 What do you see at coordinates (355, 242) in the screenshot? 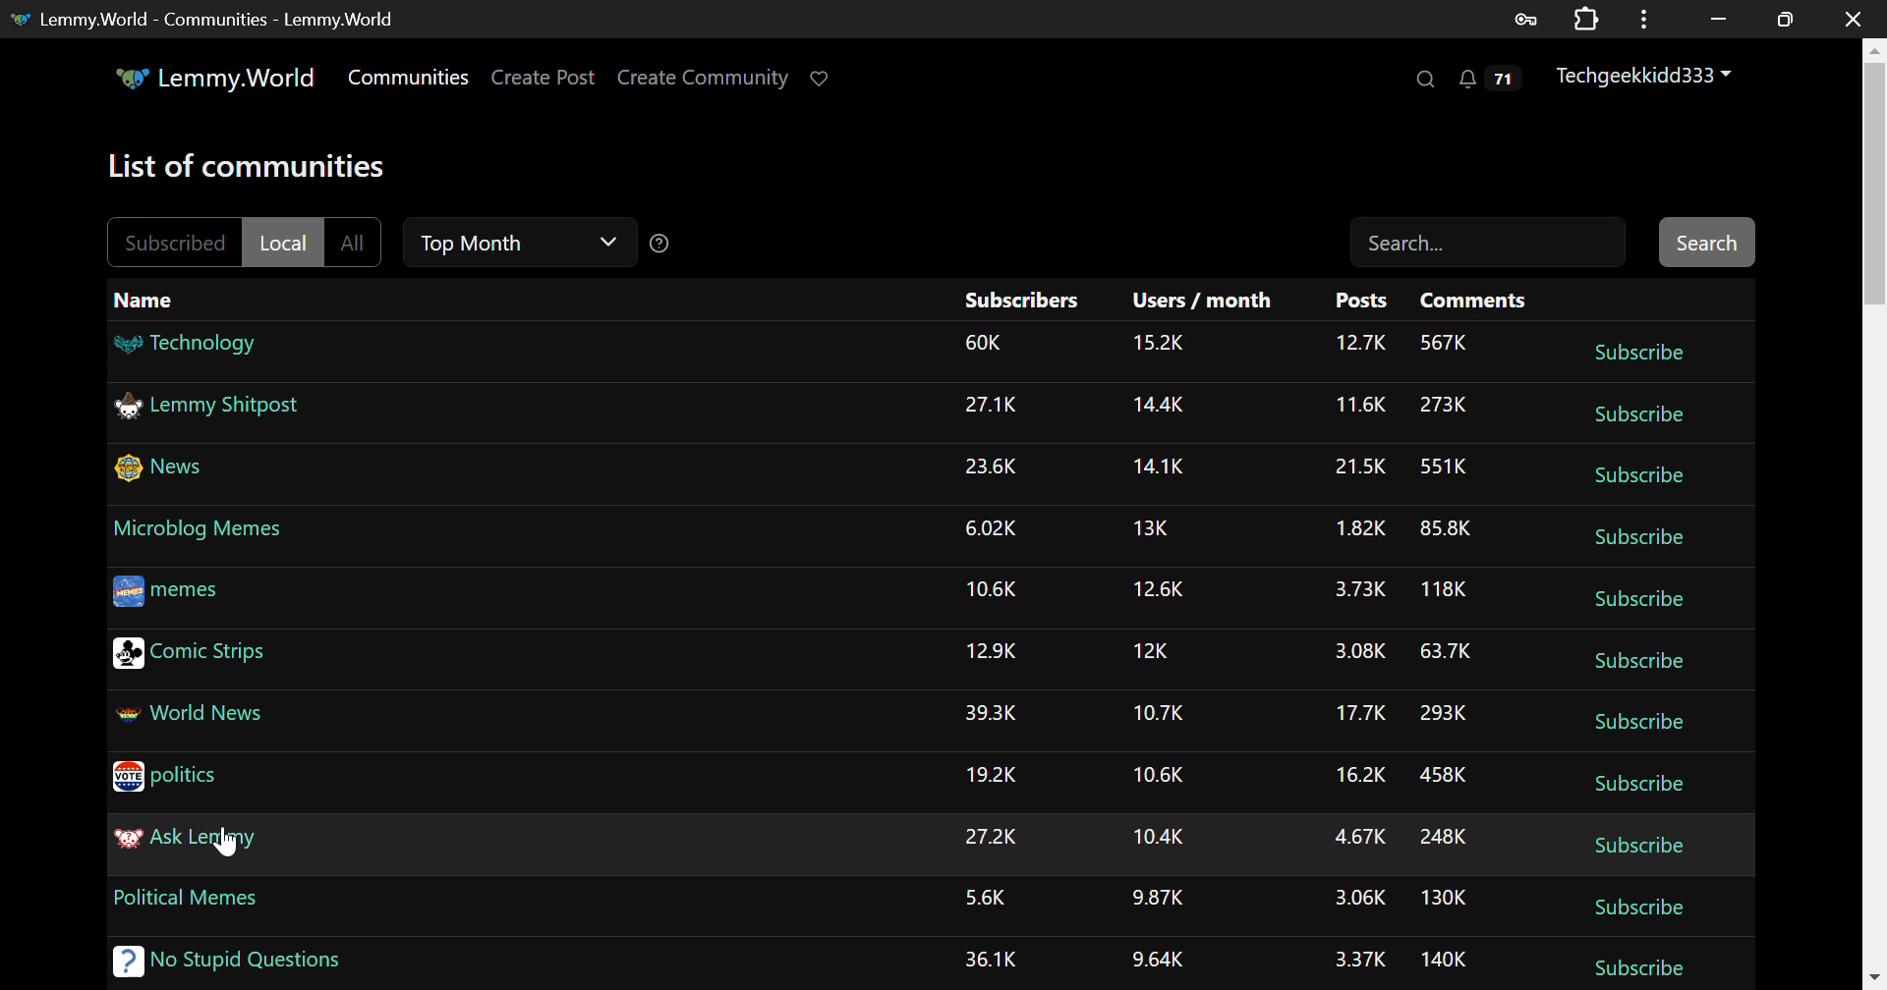
I see `All Filter Unselected` at bounding box center [355, 242].